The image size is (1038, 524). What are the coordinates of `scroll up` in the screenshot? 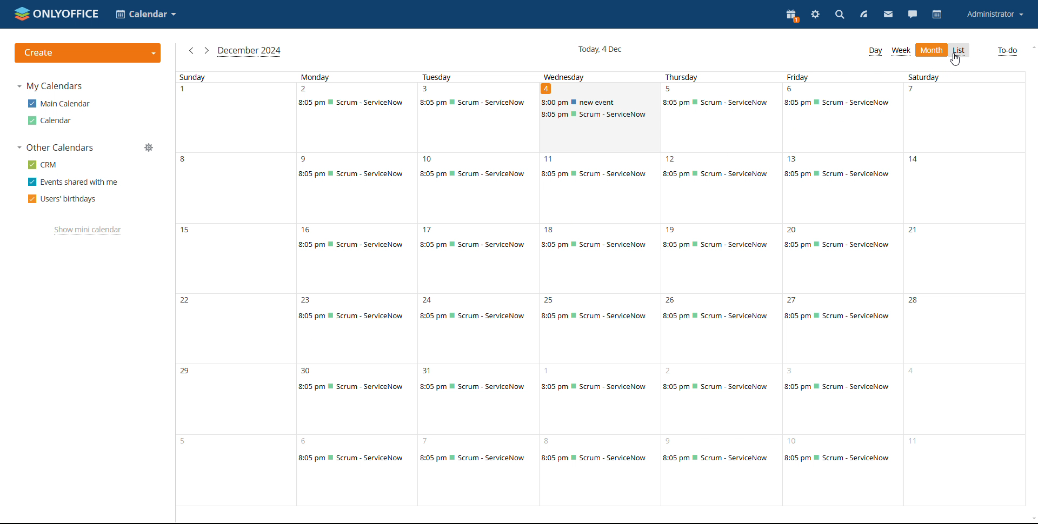 It's located at (1032, 47).